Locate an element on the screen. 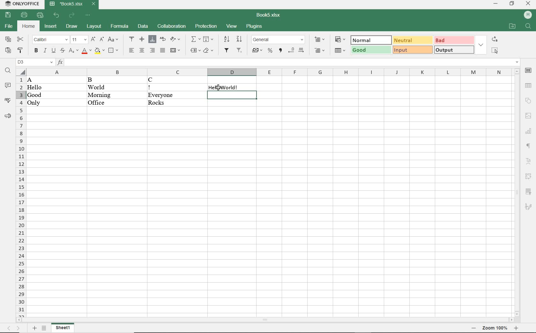 This screenshot has width=536, height=333. HP is located at coordinates (528, 15).